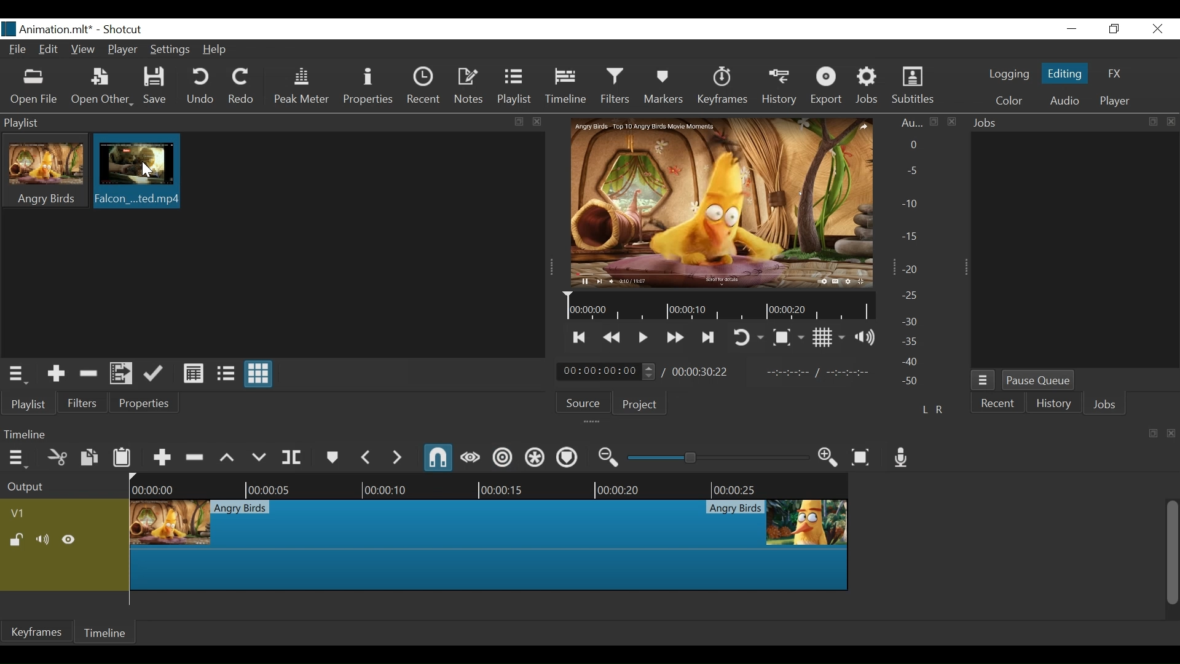 The image size is (1180, 664). What do you see at coordinates (503, 458) in the screenshot?
I see `Ripple ` at bounding box center [503, 458].